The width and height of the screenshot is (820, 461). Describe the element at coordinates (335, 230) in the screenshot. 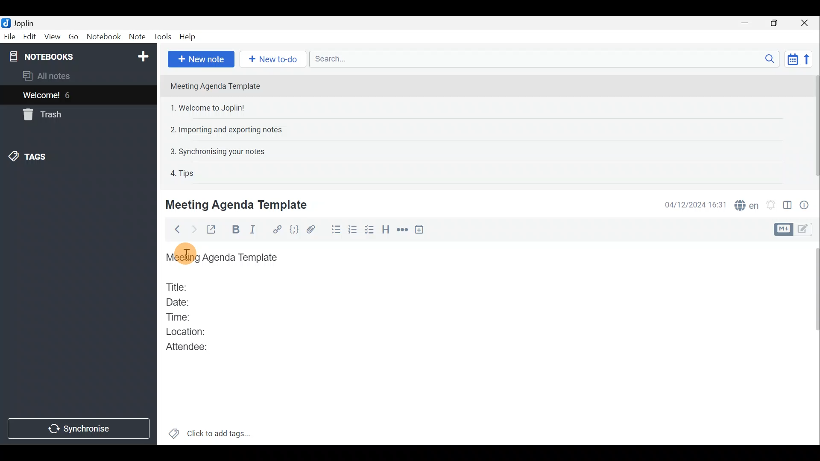

I see `Bulleted list` at that location.